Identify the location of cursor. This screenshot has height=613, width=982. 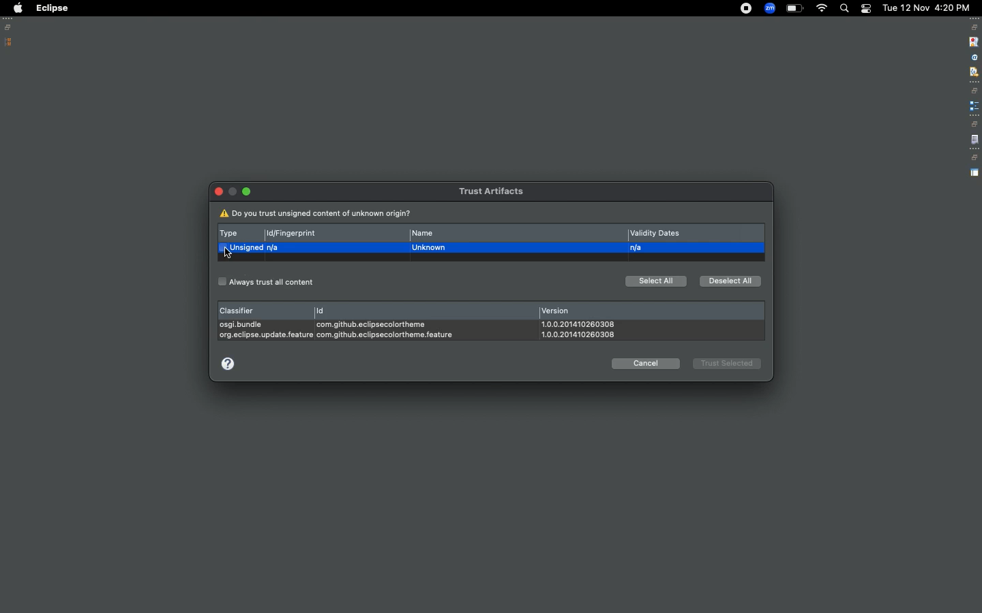
(228, 252).